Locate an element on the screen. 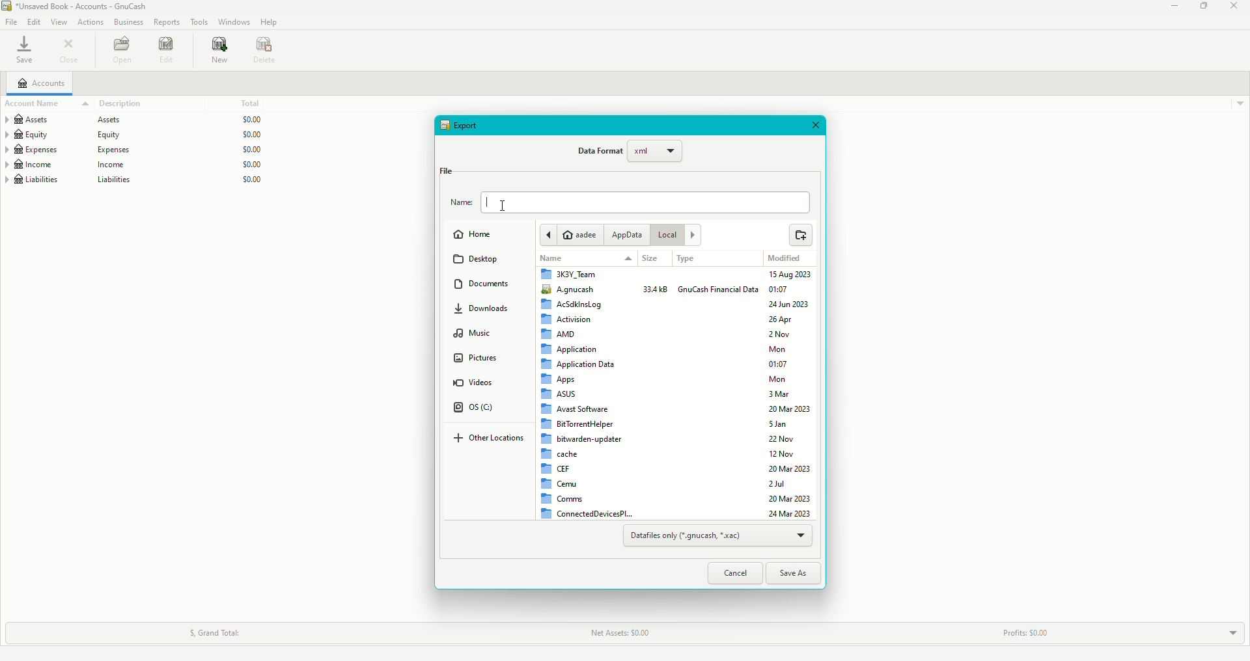  Expenses is located at coordinates (136, 148).